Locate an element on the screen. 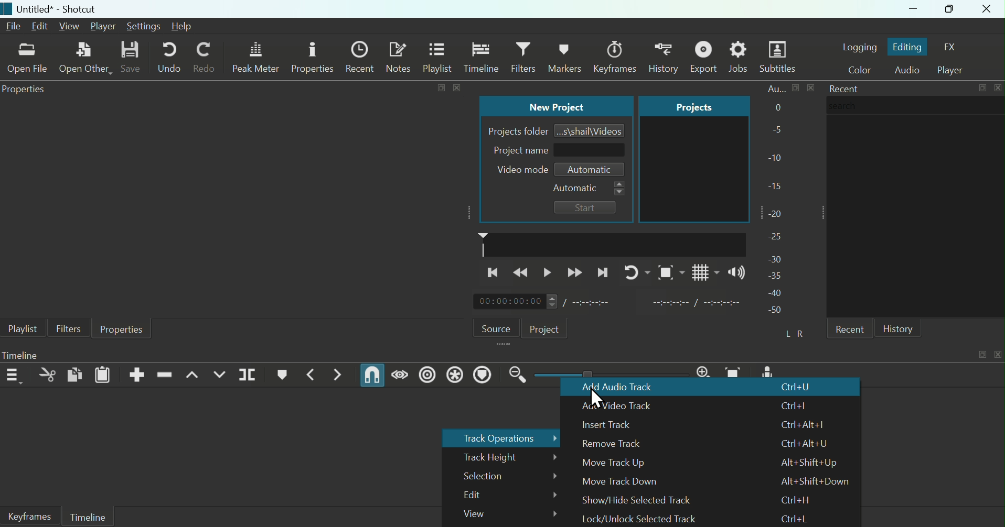 The height and width of the screenshot is (527, 1005). Properties is located at coordinates (26, 90).